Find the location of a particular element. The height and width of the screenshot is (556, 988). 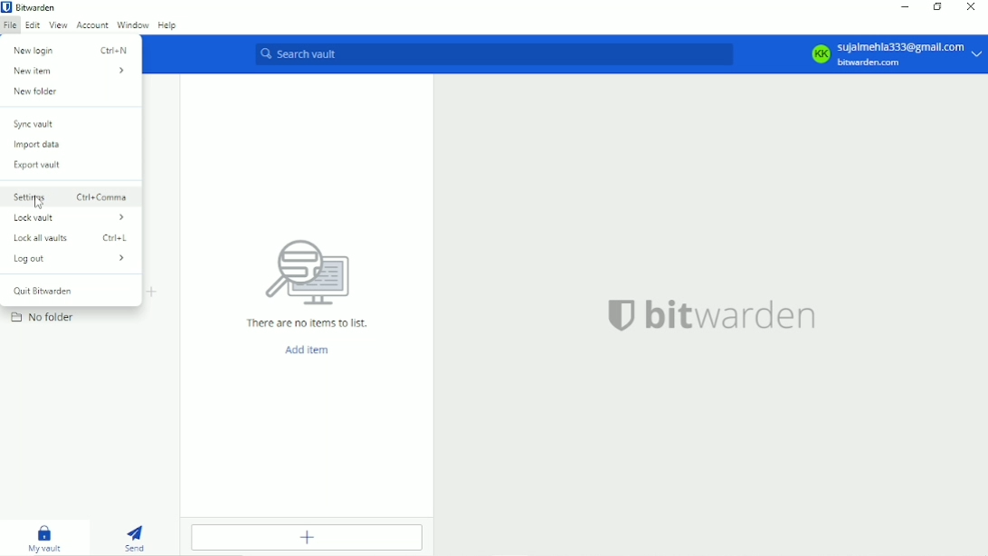

Log out is located at coordinates (70, 259).